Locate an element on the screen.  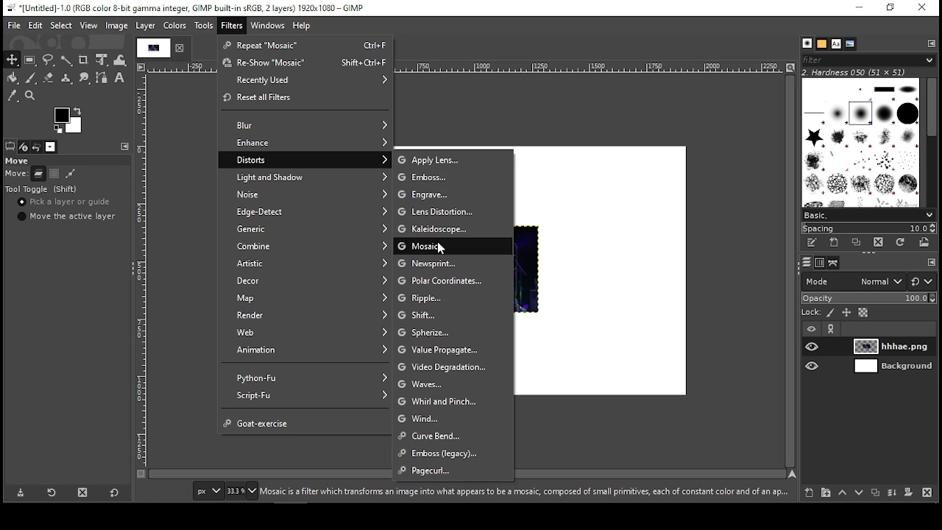
create a new brush is located at coordinates (833, 242).